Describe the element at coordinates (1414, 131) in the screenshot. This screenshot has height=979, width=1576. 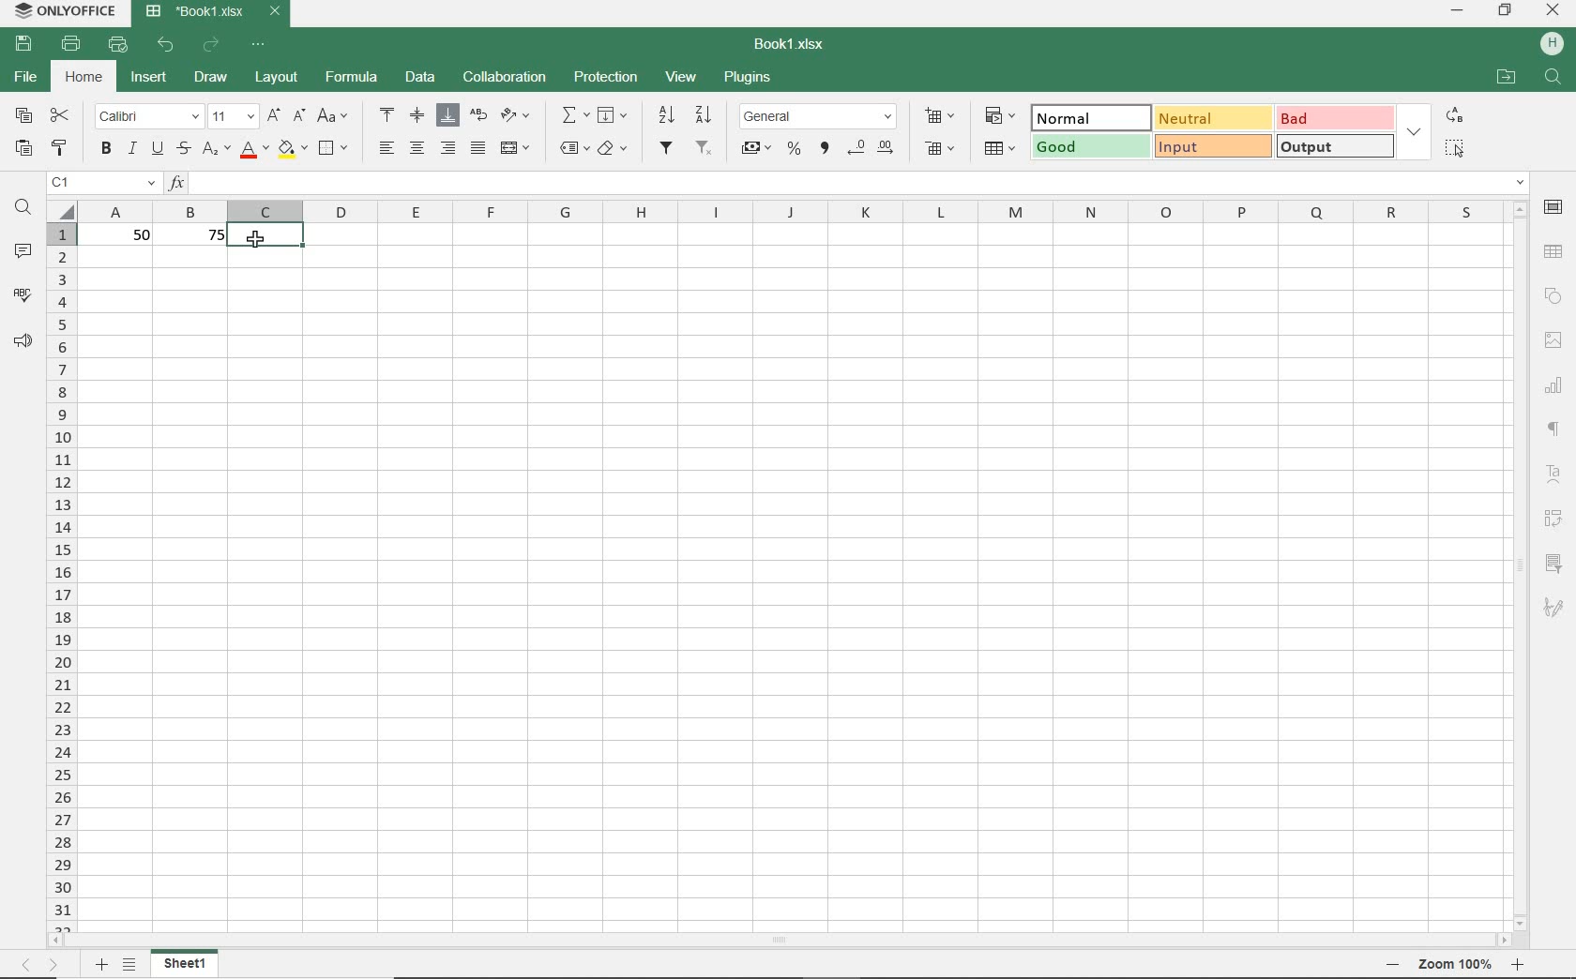
I see `expand` at that location.